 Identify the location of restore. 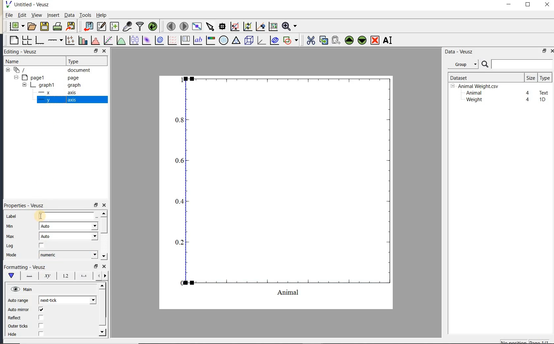
(545, 51).